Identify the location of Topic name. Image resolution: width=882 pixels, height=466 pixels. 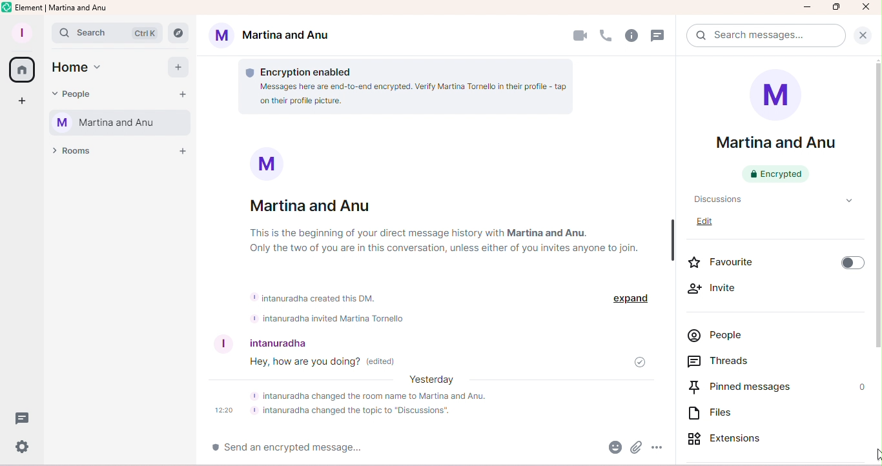
(767, 199).